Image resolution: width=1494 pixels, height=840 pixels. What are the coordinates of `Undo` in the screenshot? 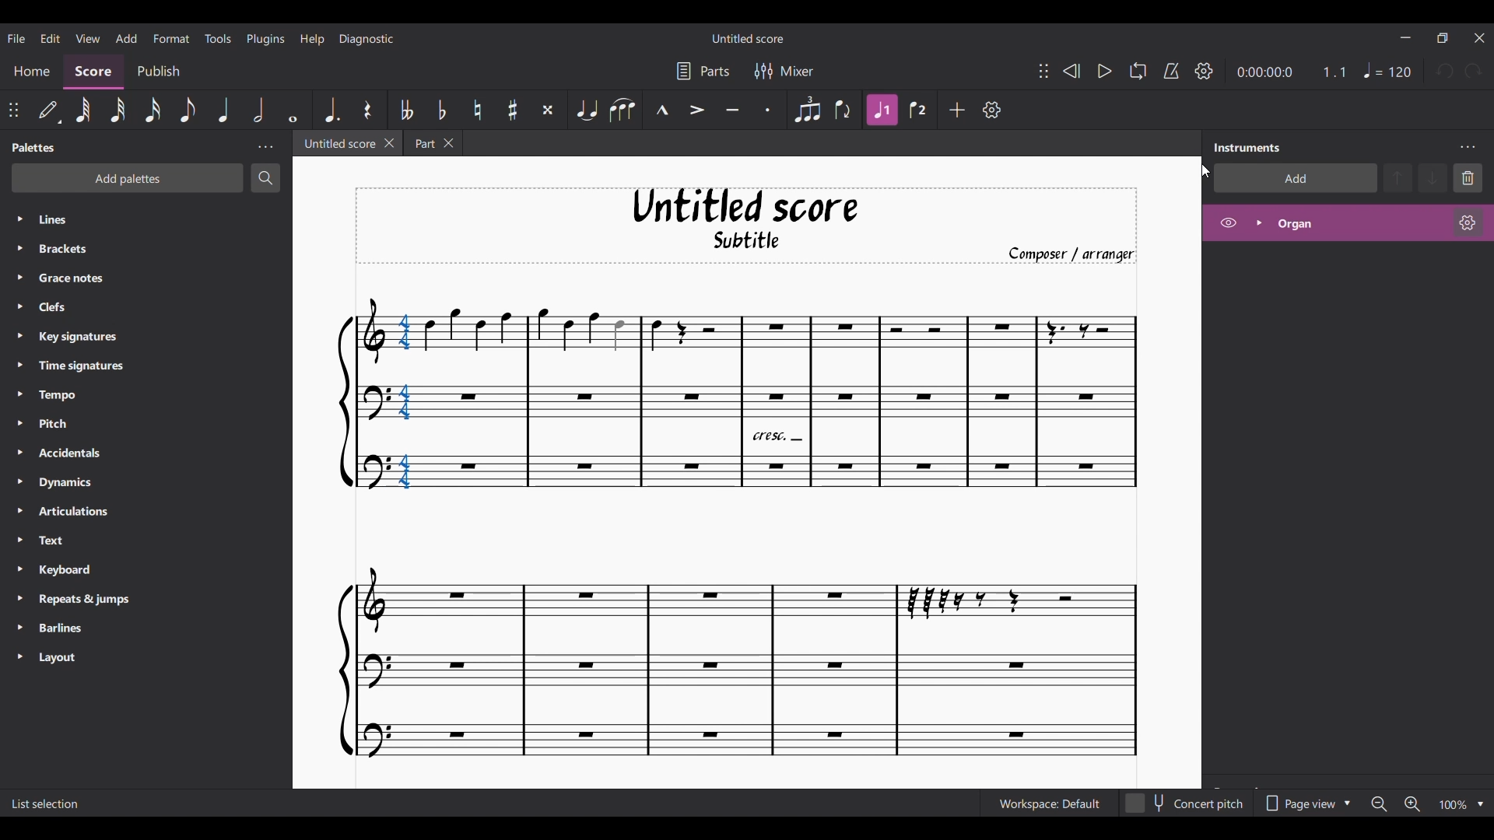 It's located at (1447, 71).